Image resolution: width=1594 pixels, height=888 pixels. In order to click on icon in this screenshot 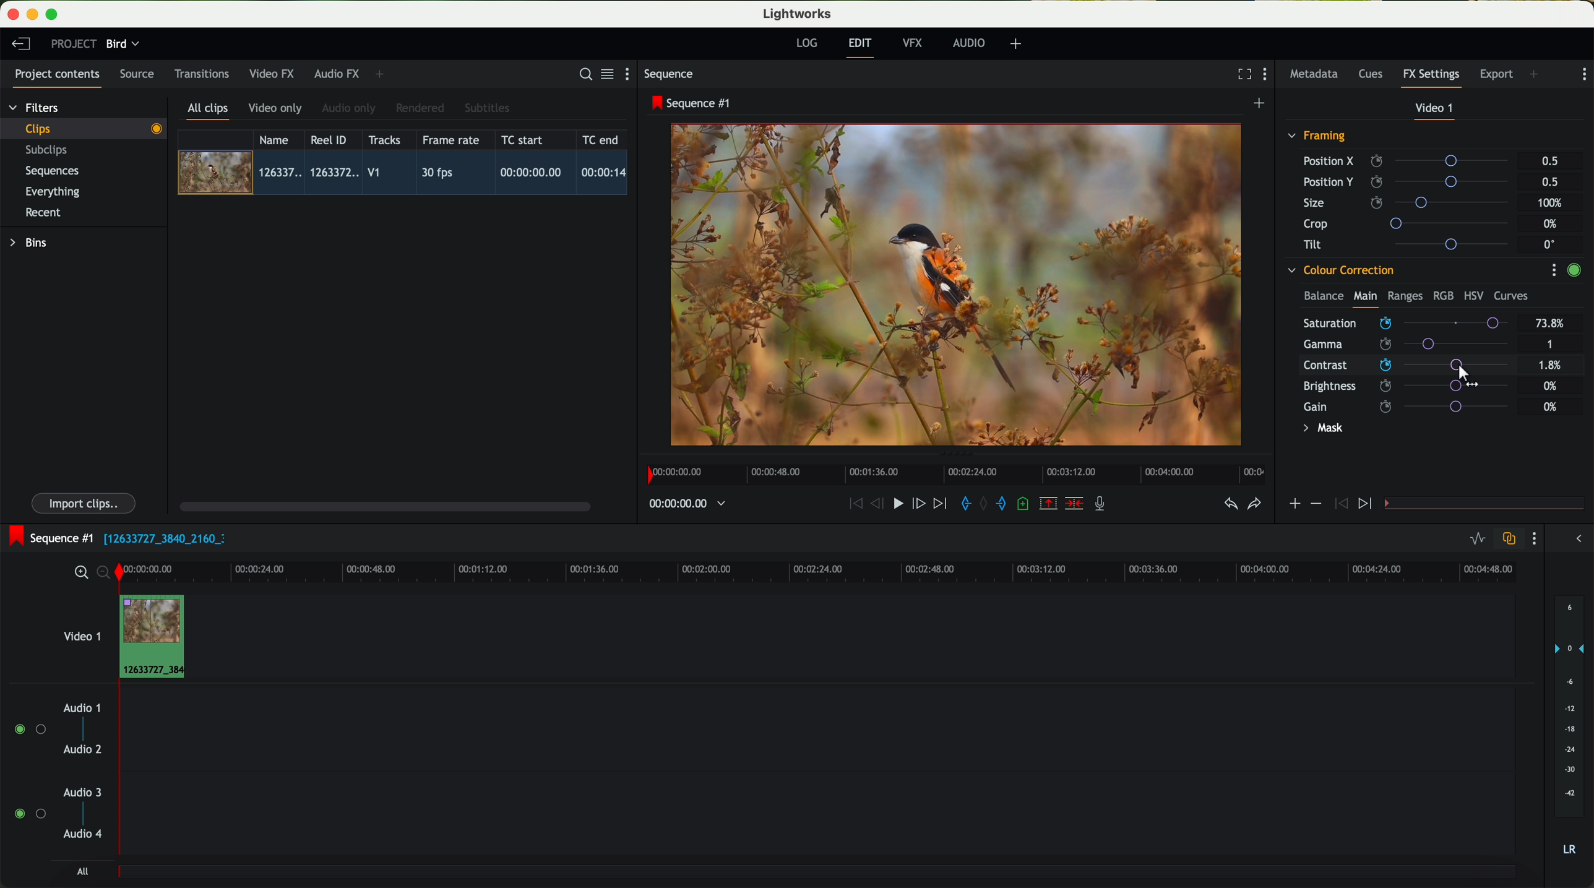, I will do `click(1367, 504)`.